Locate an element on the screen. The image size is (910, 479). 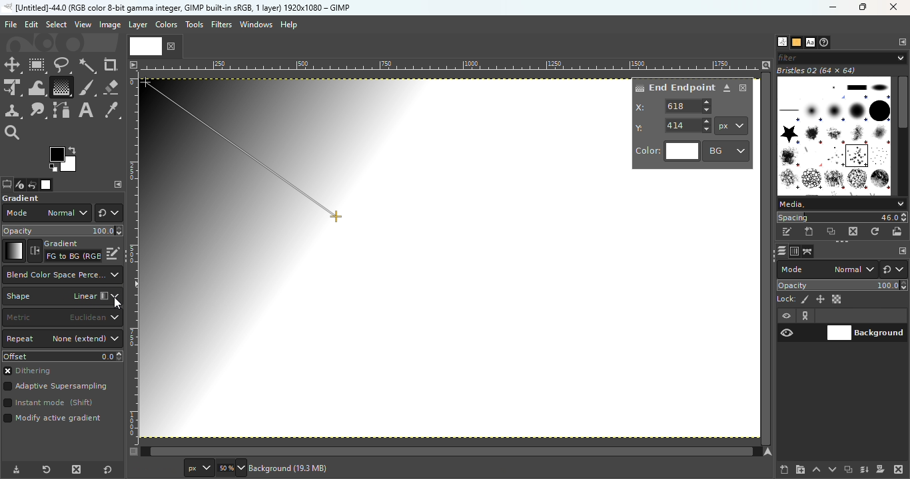
Reverse is located at coordinates (65, 251).